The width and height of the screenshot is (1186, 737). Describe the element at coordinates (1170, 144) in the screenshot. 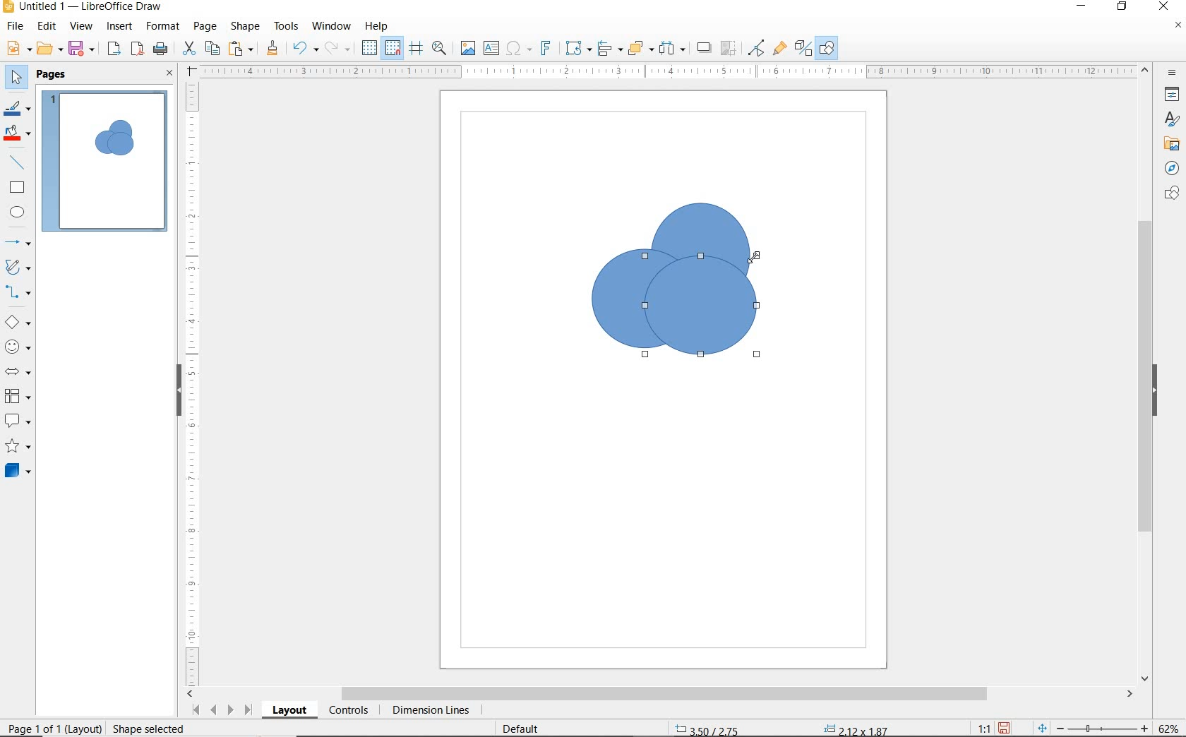

I see `GALLERY` at that location.